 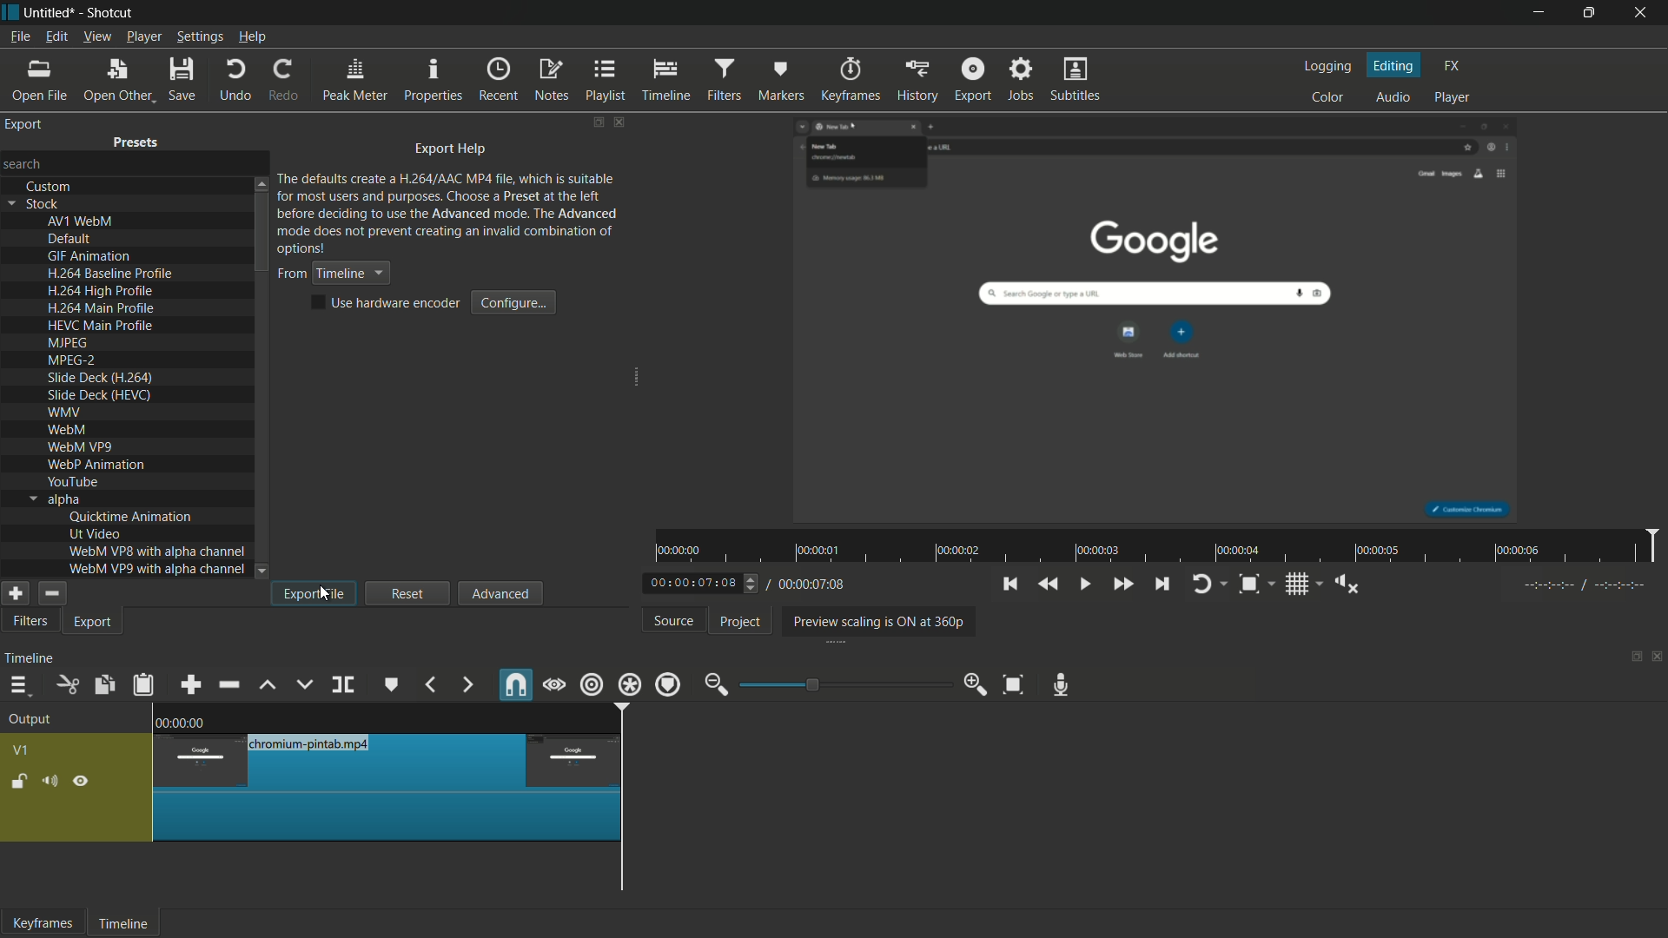 I want to click on hevc main profile, so click(x=101, y=326).